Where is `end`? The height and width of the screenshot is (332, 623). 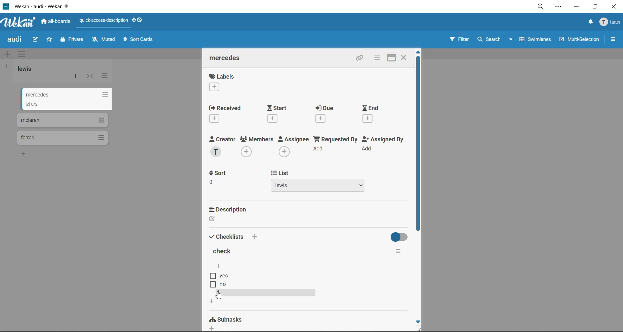 end is located at coordinates (373, 108).